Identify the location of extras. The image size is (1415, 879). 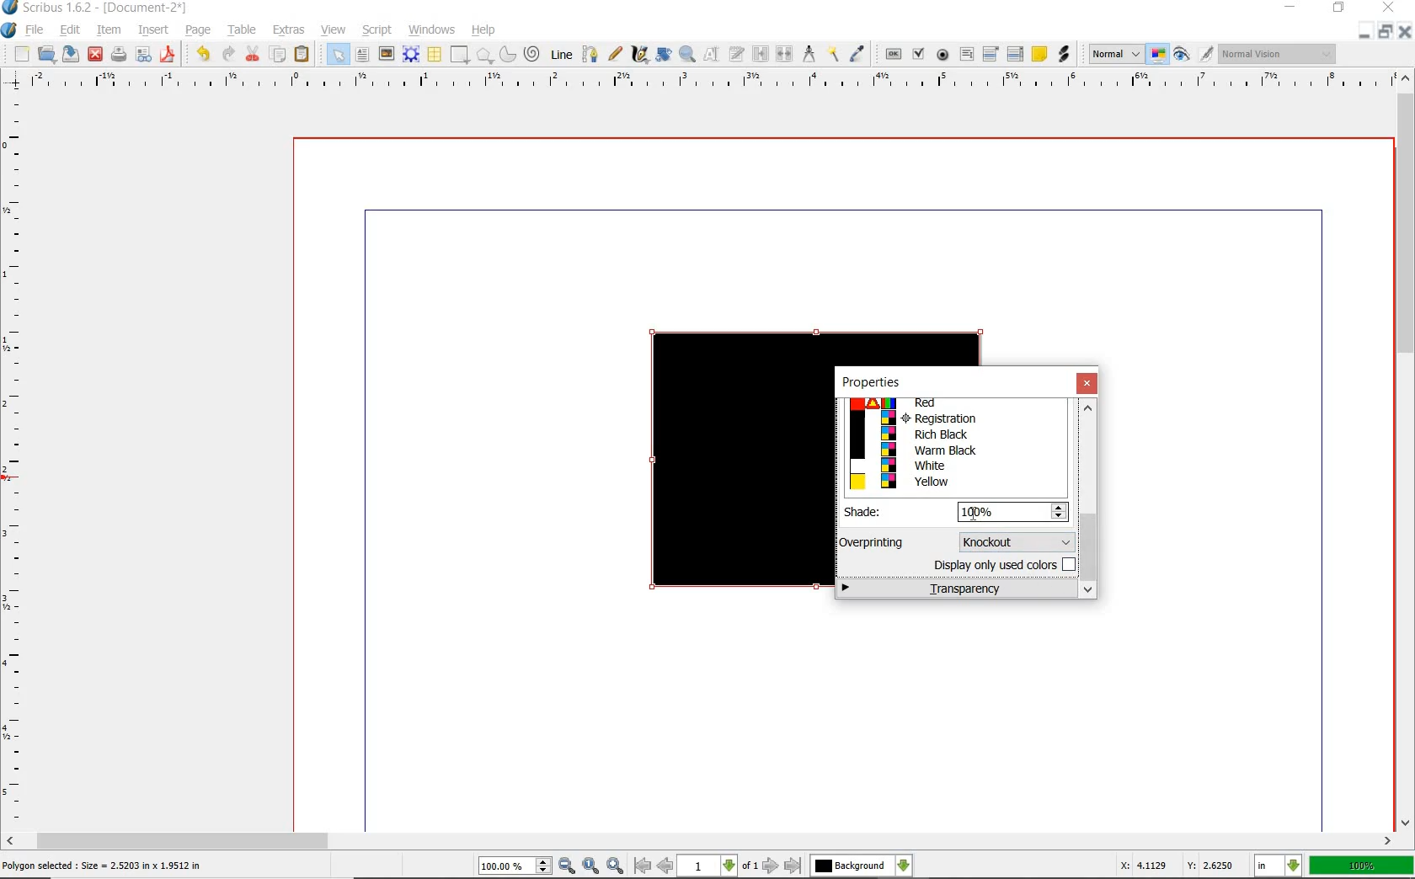
(290, 29).